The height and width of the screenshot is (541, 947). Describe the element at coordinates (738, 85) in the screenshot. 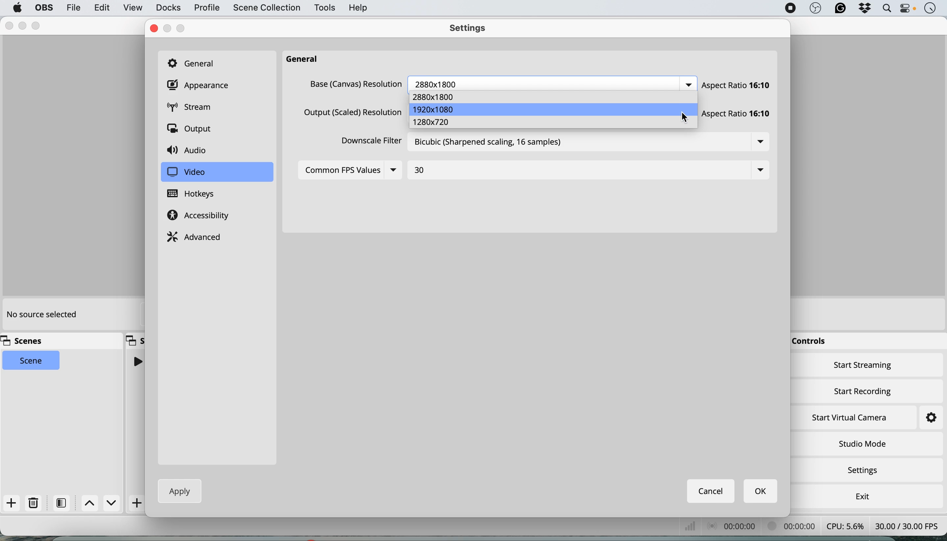

I see `aspect ratio` at that location.